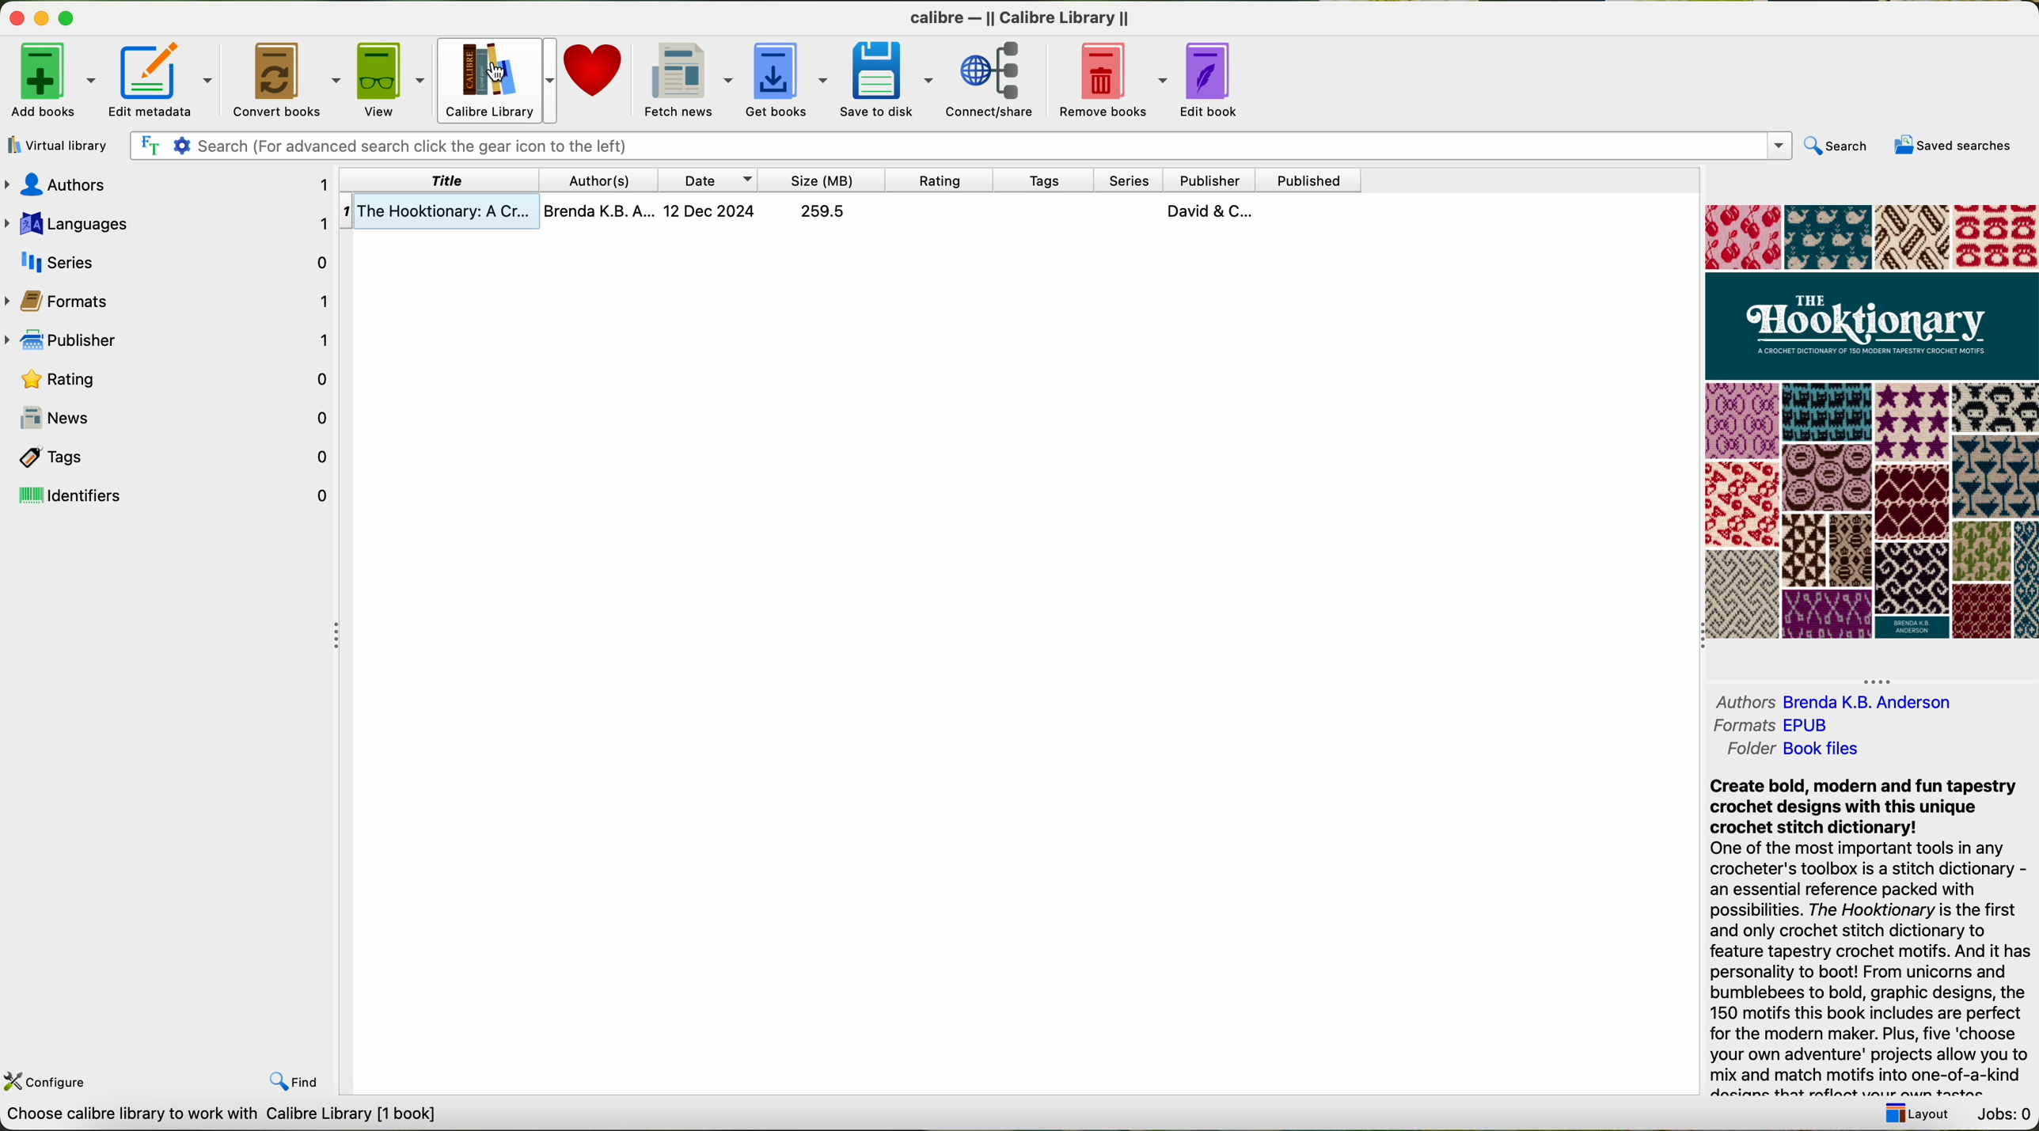 This screenshot has width=2039, height=1131. What do you see at coordinates (1049, 179) in the screenshot?
I see `tags` at bounding box center [1049, 179].